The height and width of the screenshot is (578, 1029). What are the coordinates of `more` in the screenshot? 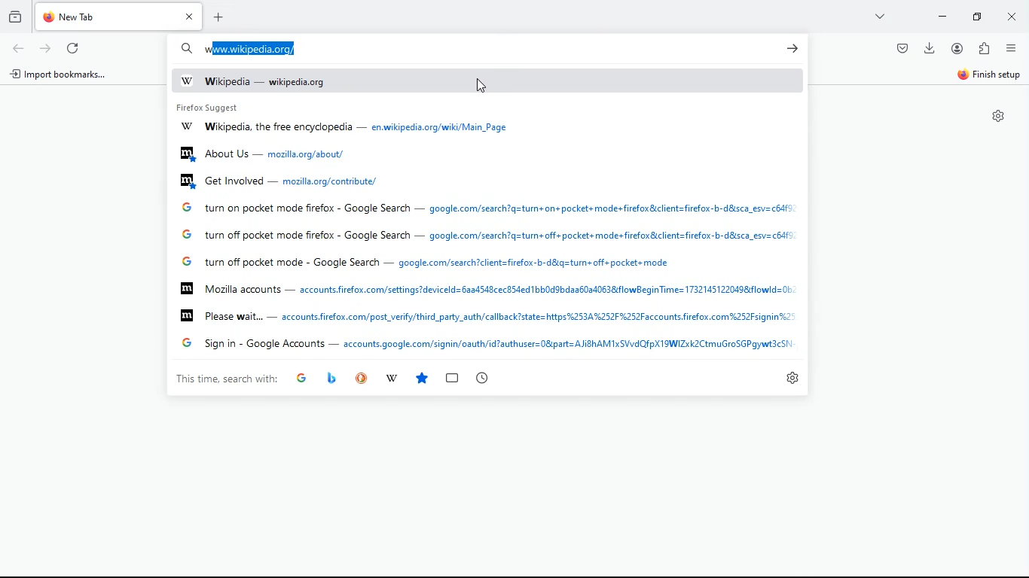 It's located at (878, 17).